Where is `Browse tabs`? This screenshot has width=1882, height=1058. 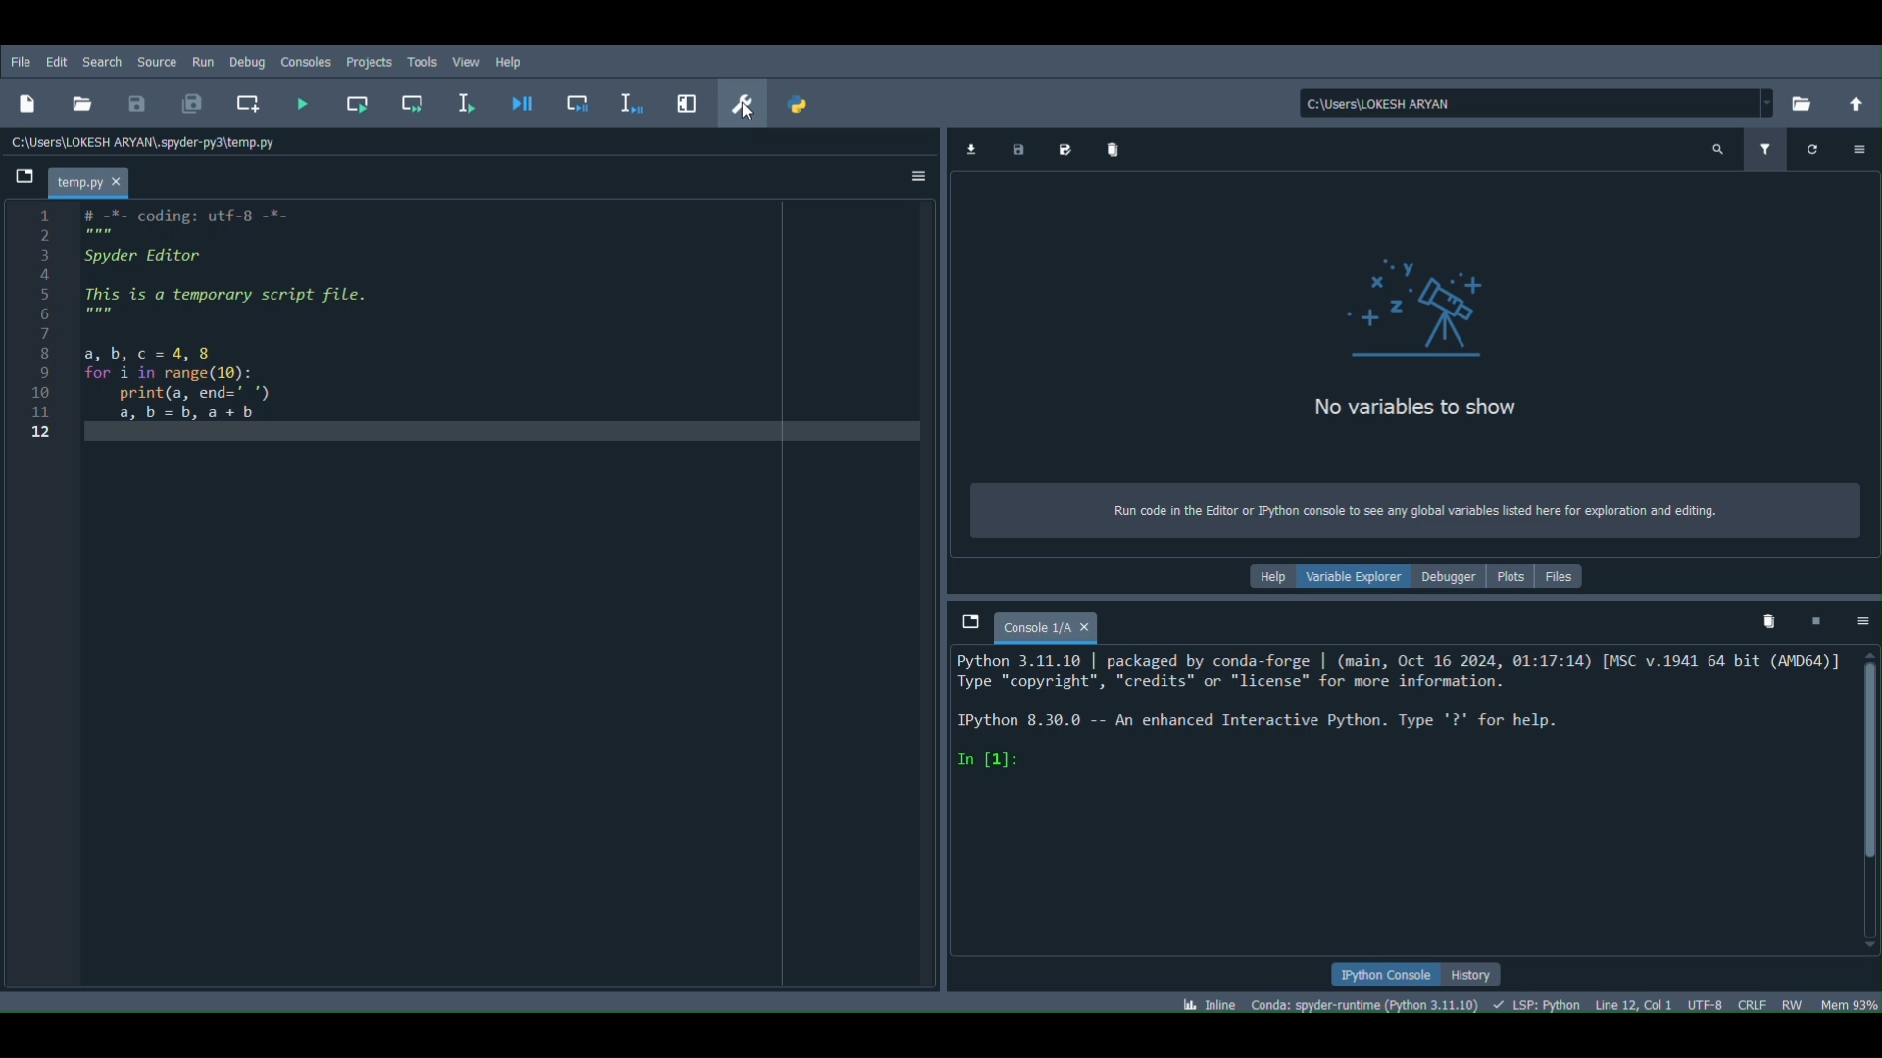 Browse tabs is located at coordinates (24, 177).